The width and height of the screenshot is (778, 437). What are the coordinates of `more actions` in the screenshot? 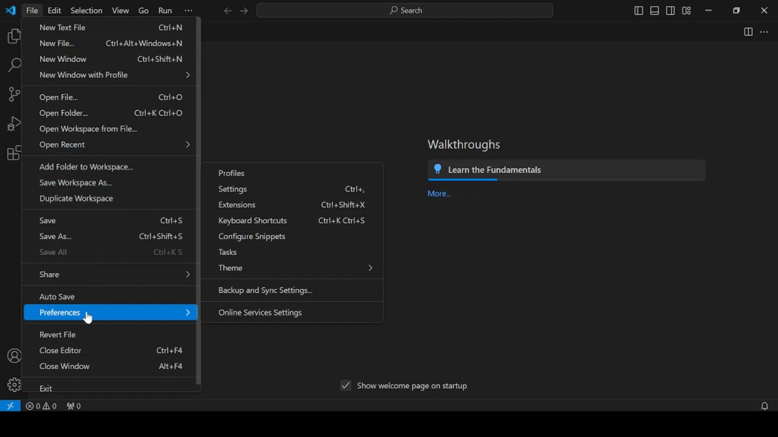 It's located at (764, 32).